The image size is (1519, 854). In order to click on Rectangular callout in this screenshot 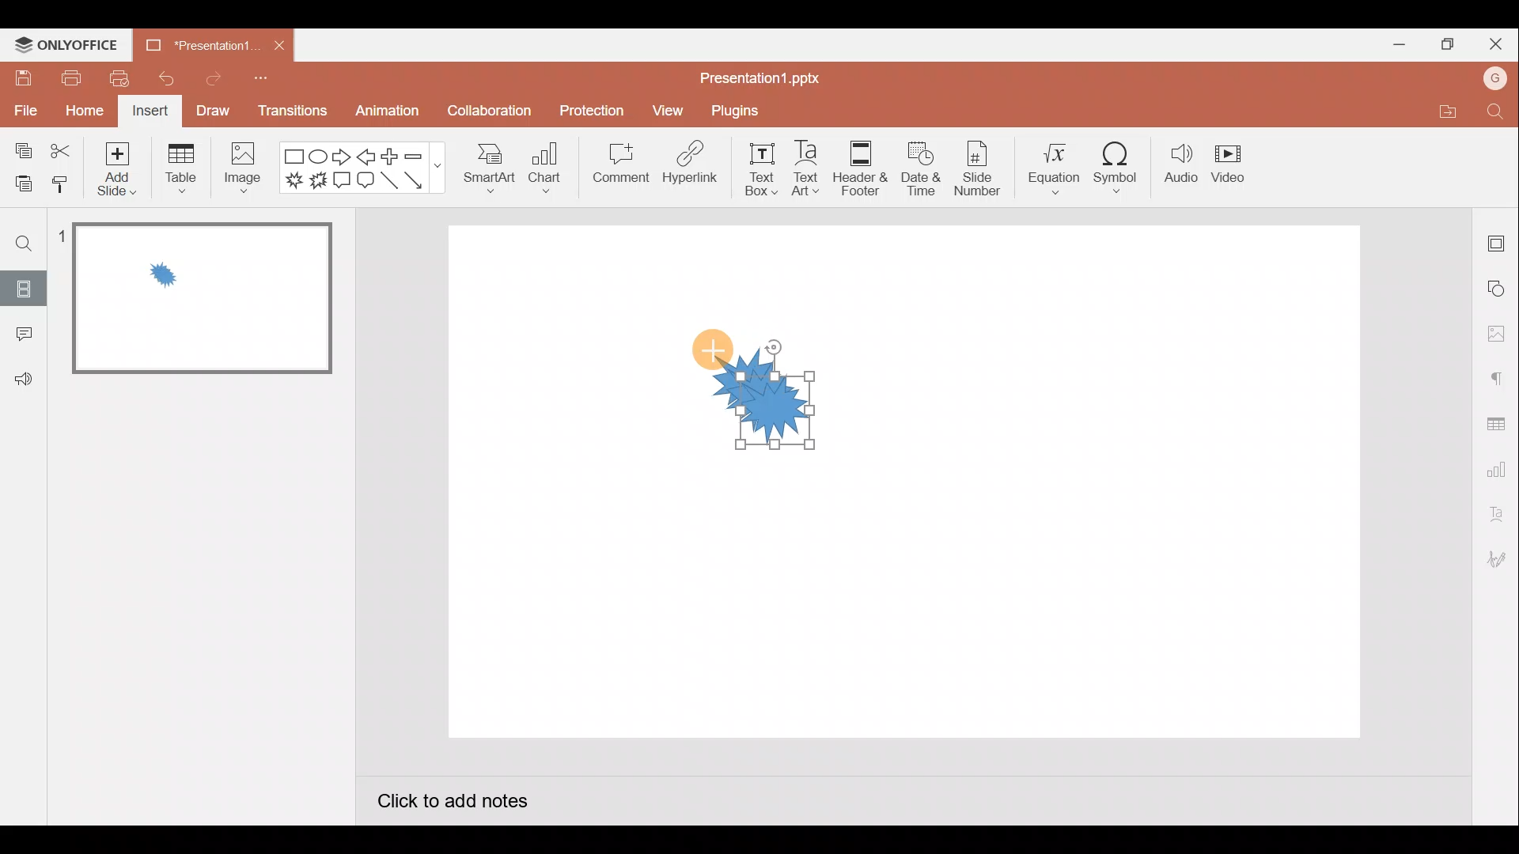, I will do `click(343, 183)`.